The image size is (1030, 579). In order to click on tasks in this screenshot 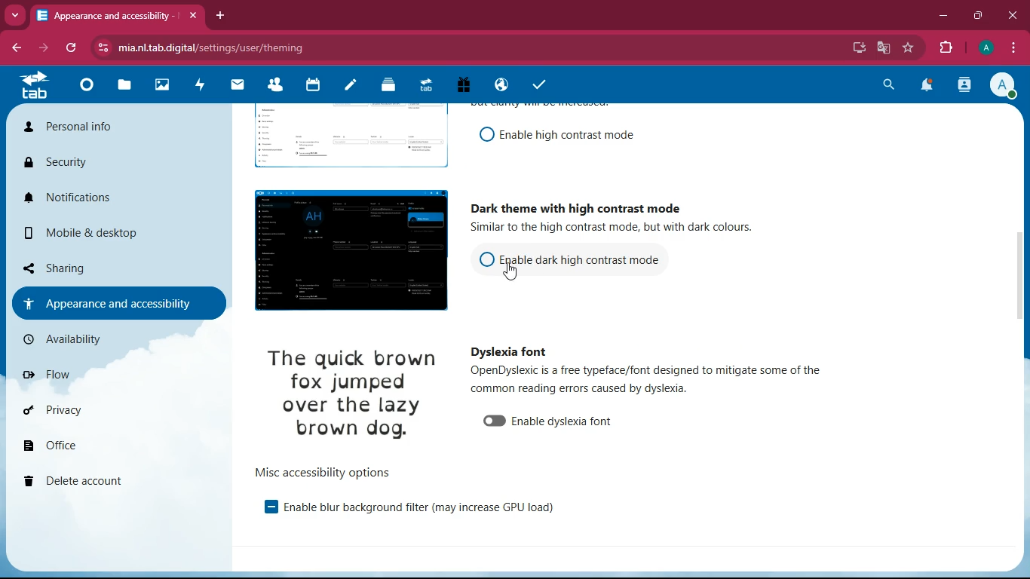, I will do `click(543, 83)`.